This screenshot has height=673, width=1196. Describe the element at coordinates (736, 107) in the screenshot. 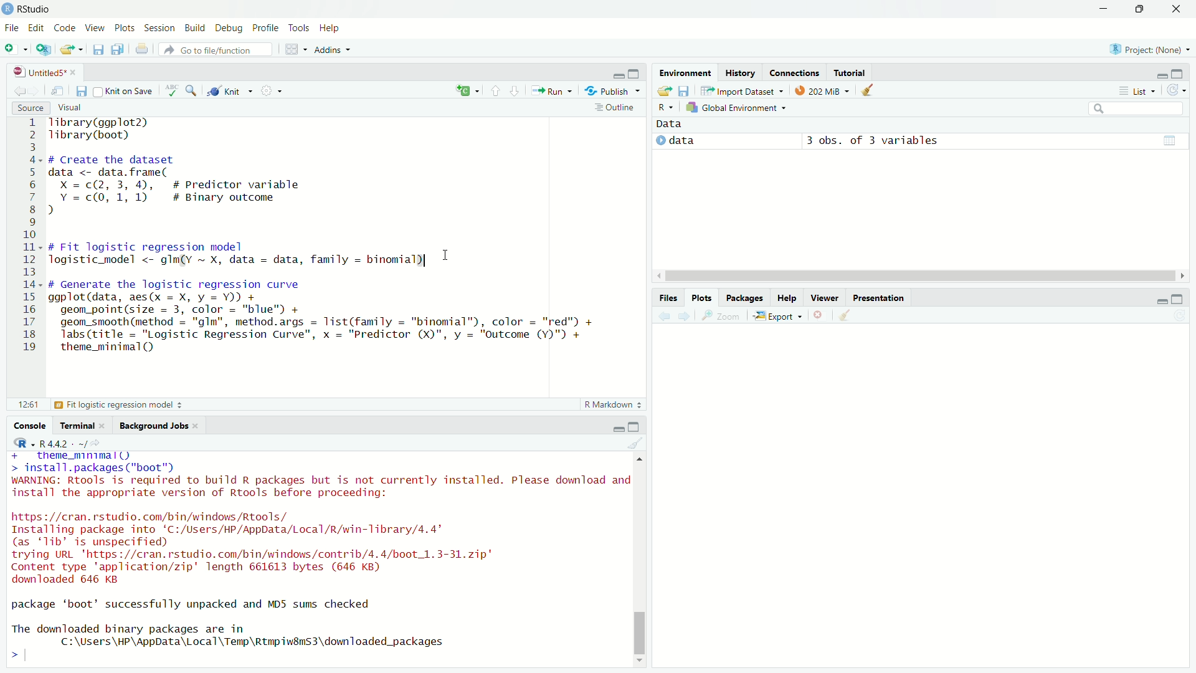

I see `Global Environment` at that location.